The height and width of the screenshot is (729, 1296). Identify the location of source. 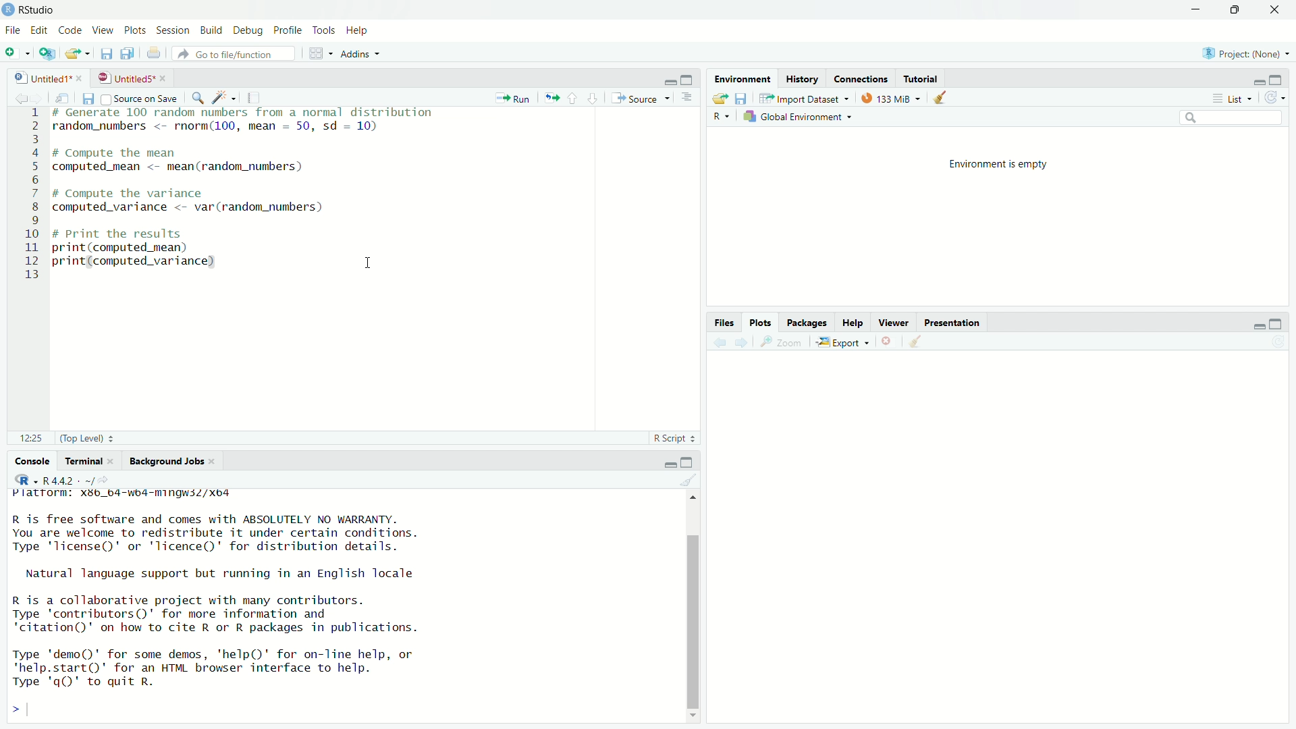
(643, 98).